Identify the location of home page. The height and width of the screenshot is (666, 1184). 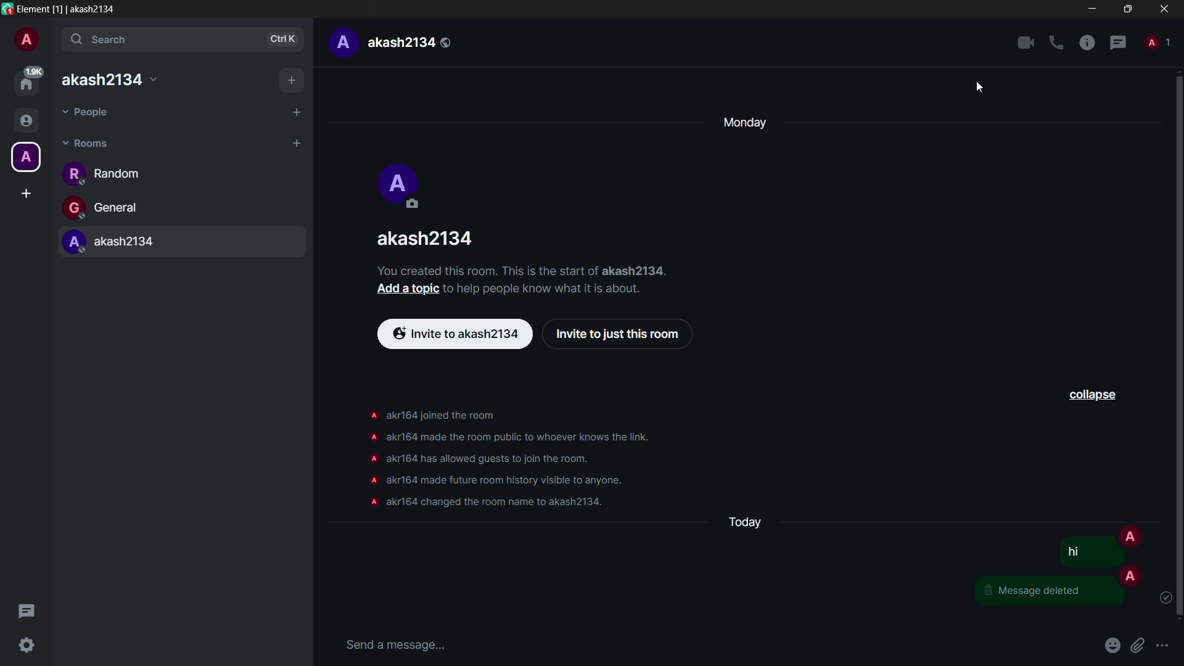
(28, 80).